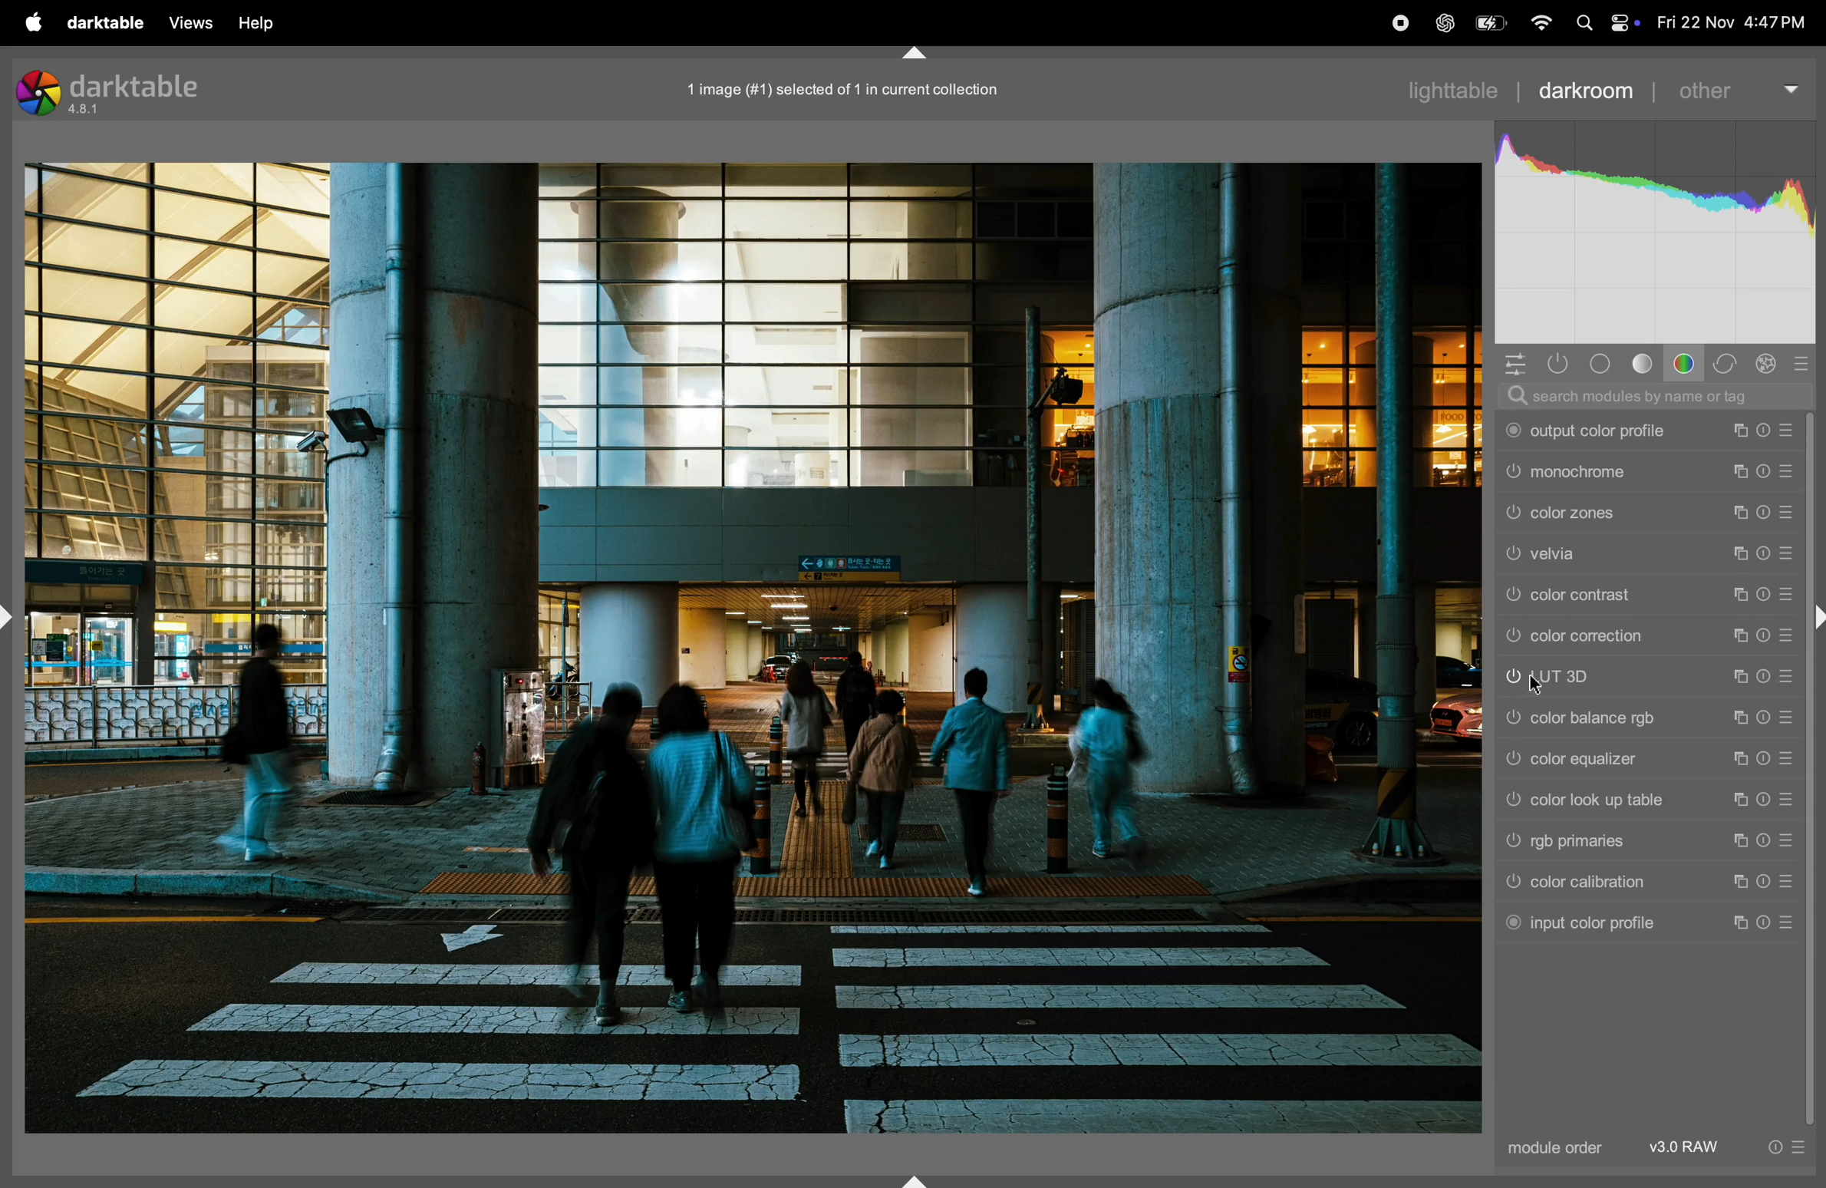 The width and height of the screenshot is (1826, 1188). What do you see at coordinates (1736, 716) in the screenshot?
I see `multiple intance actions` at bounding box center [1736, 716].